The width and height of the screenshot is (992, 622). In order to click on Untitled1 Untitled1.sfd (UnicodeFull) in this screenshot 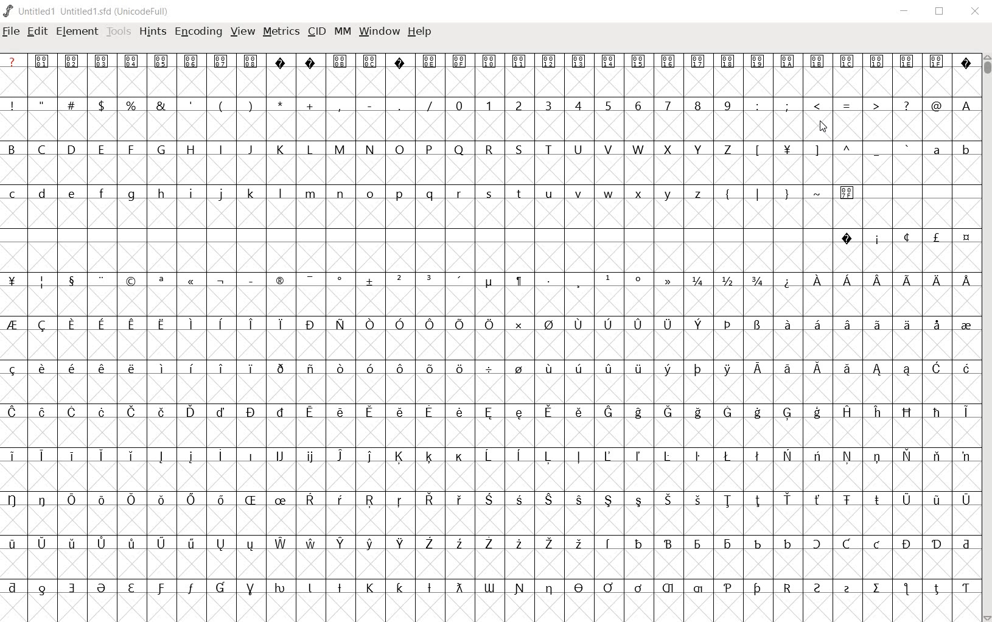, I will do `click(89, 11)`.